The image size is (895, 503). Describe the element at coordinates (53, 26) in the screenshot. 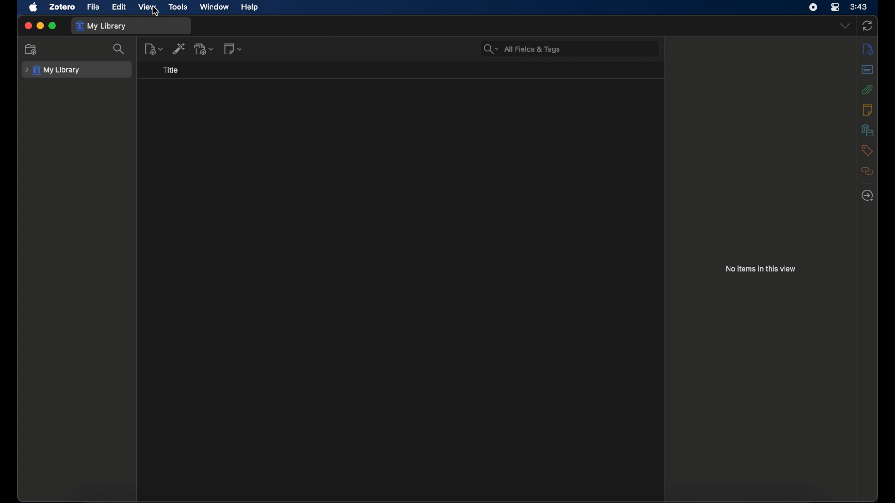

I see `maximize` at that location.